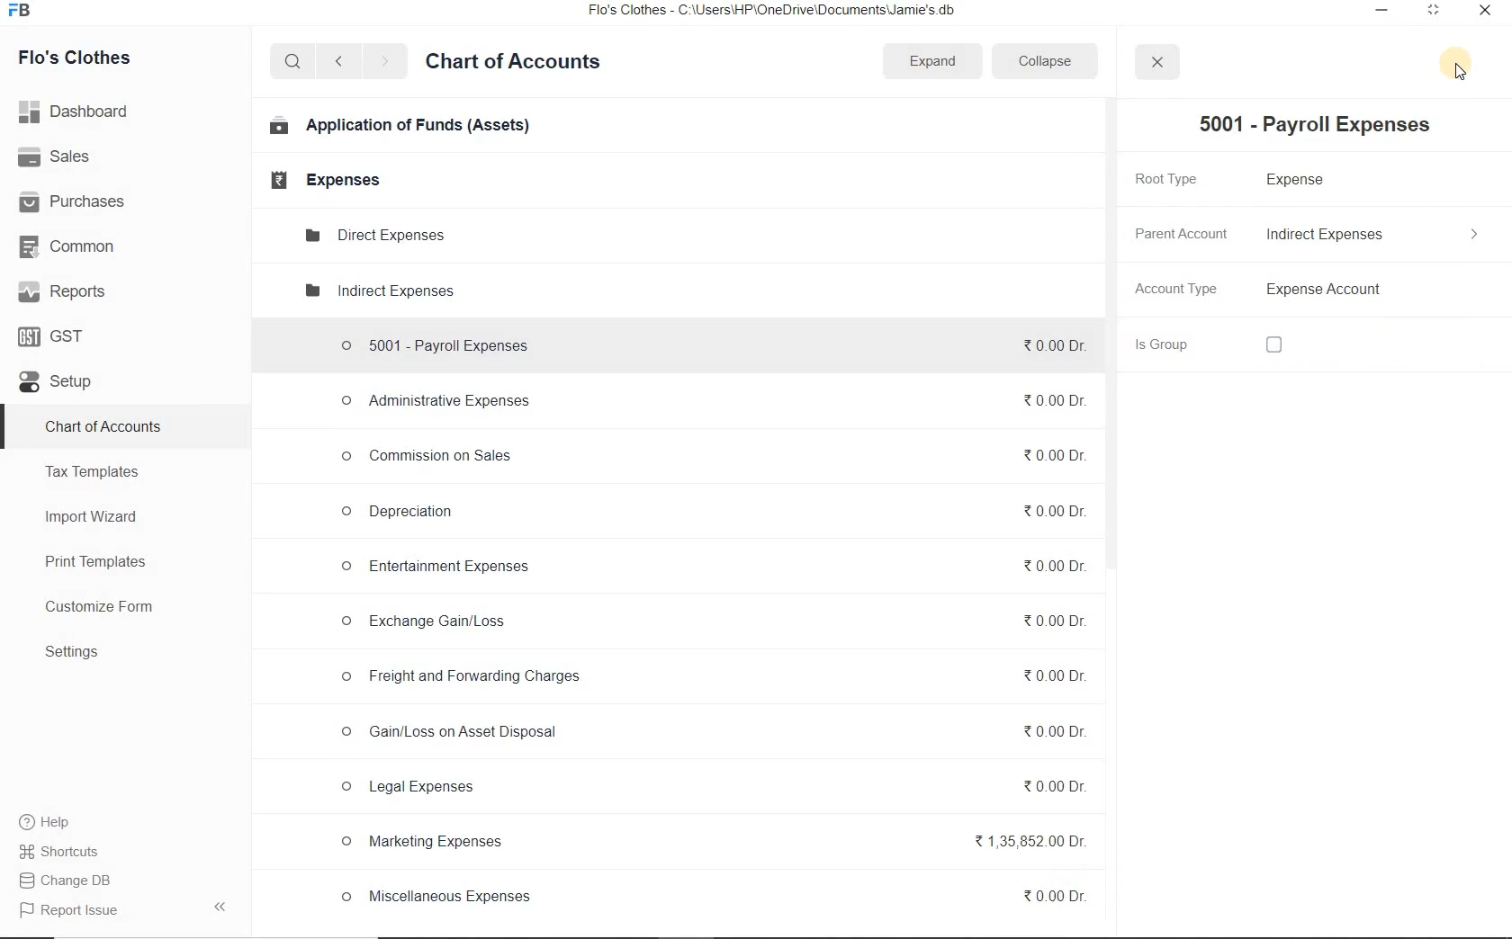 Image resolution: width=1512 pixels, height=939 pixels. I want to click on Account Type, so click(1378, 291).